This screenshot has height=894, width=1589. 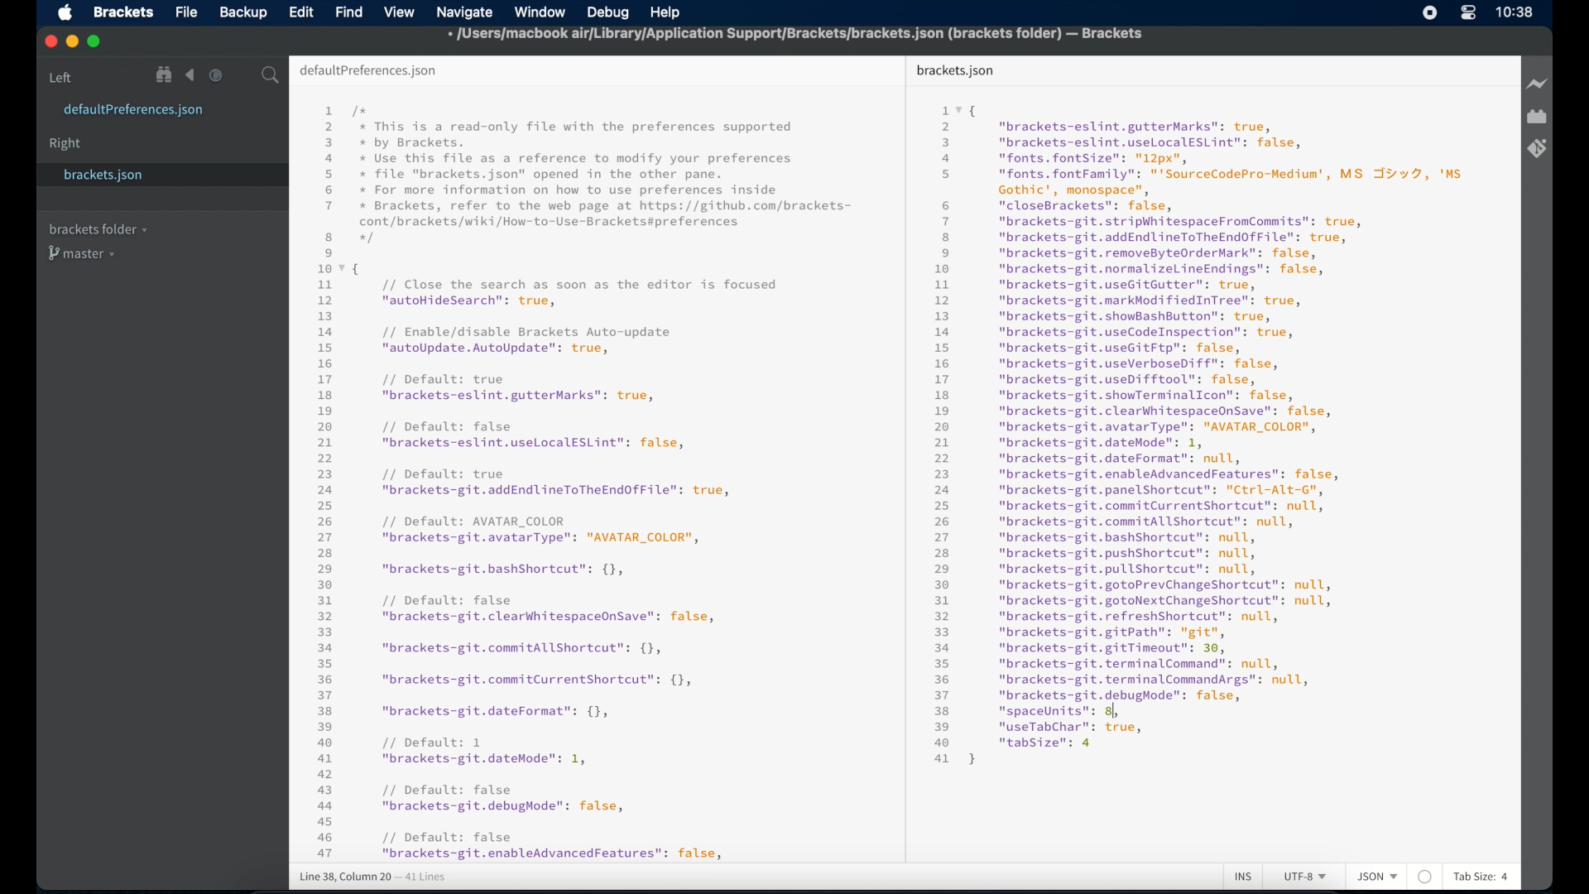 I want to click on find, so click(x=349, y=12).